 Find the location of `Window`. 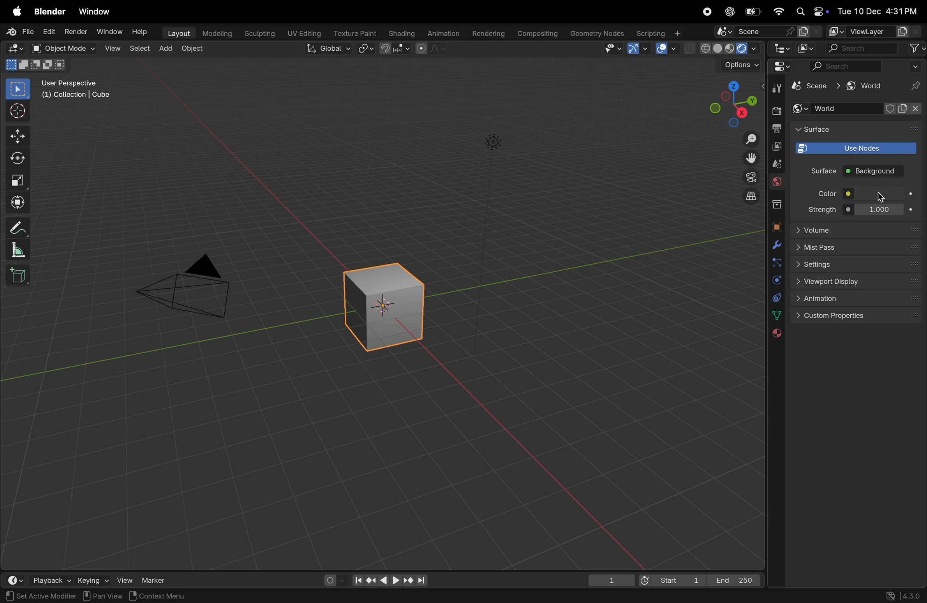

Window is located at coordinates (97, 11).